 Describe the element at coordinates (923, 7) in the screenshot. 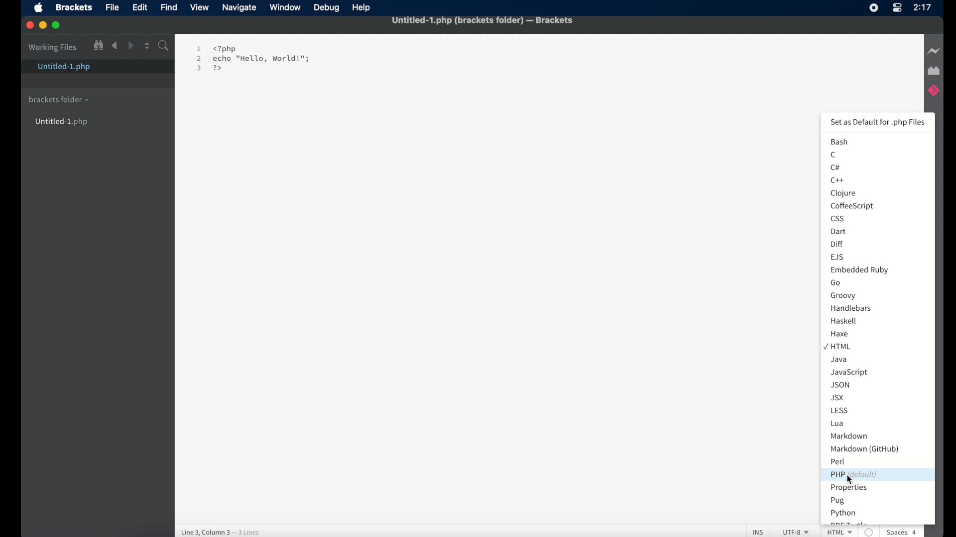

I see `time` at that location.